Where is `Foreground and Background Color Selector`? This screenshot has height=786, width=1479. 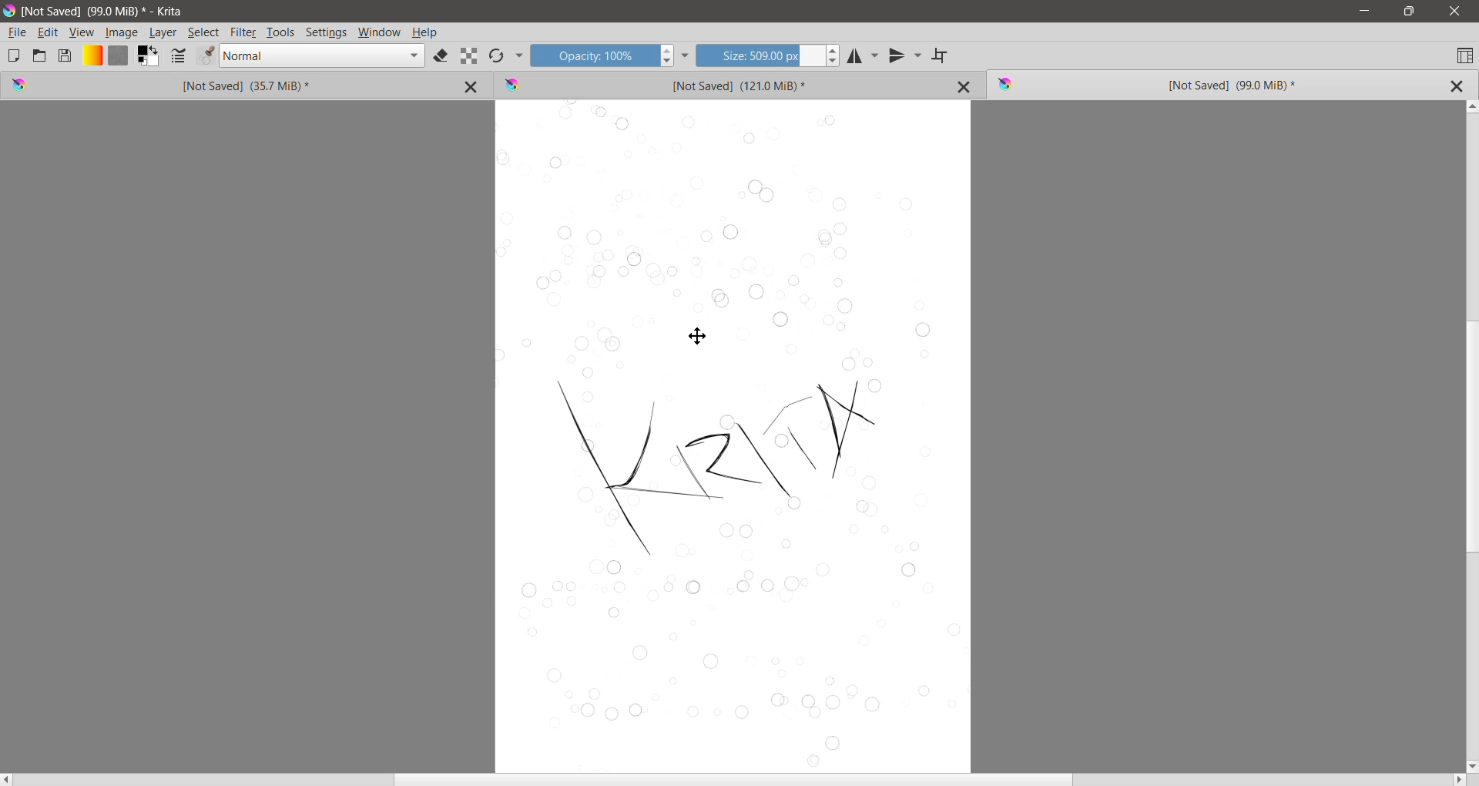
Foreground and Background Color Selector is located at coordinates (149, 56).